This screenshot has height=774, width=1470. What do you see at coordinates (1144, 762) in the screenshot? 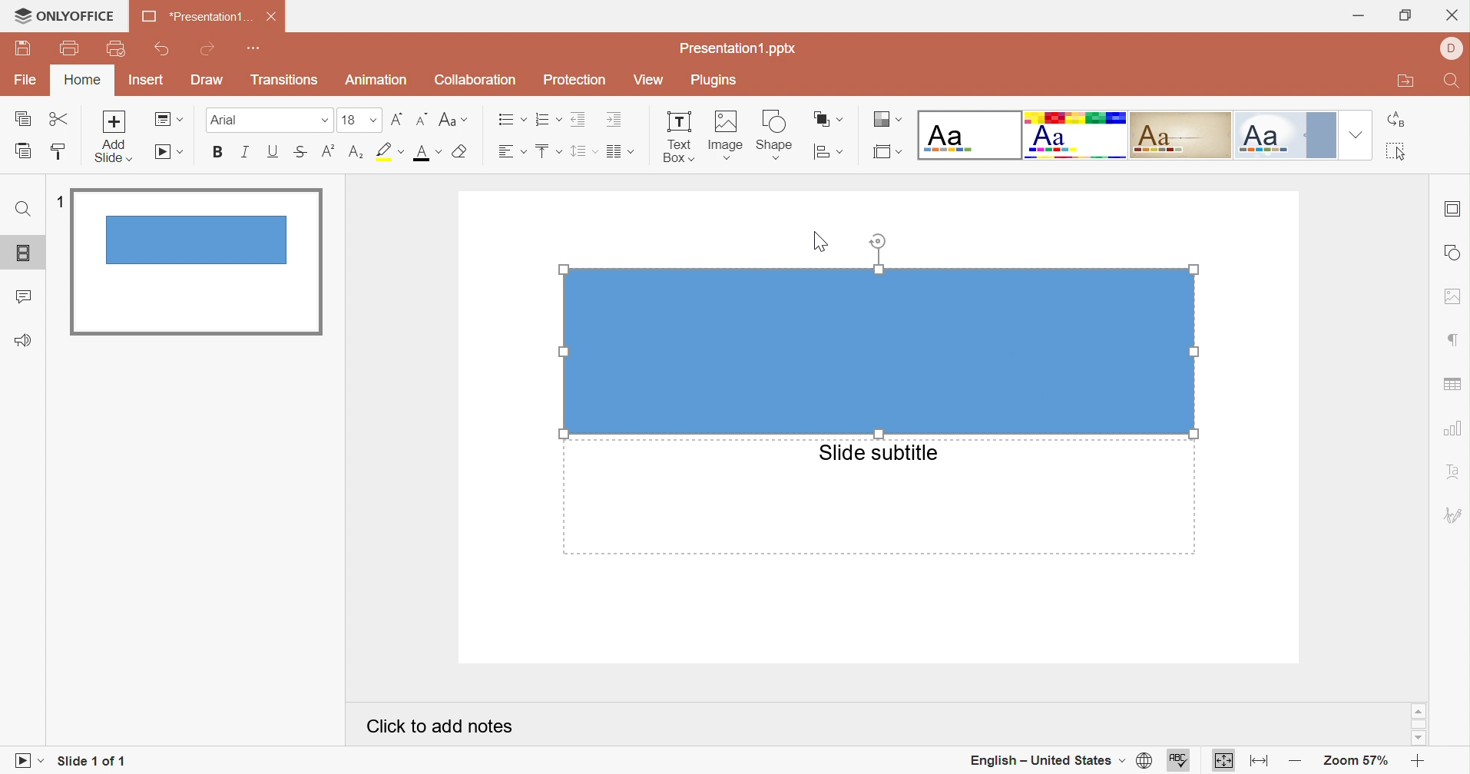
I see `Set document langauge` at bounding box center [1144, 762].